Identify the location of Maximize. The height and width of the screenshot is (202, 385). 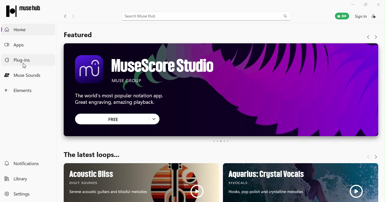
(364, 5).